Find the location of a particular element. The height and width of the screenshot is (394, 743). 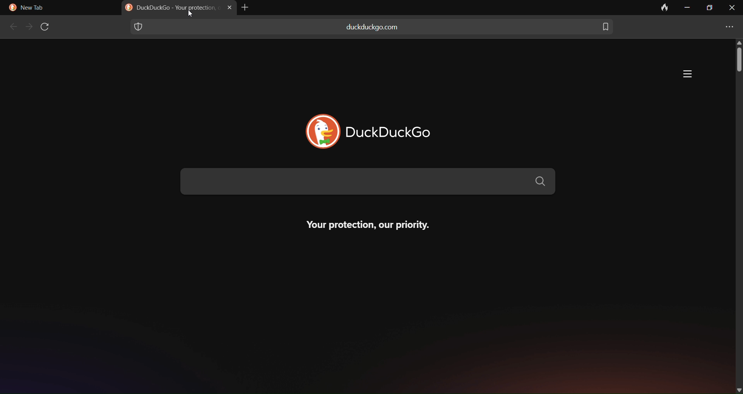

Logo is located at coordinates (11, 8).